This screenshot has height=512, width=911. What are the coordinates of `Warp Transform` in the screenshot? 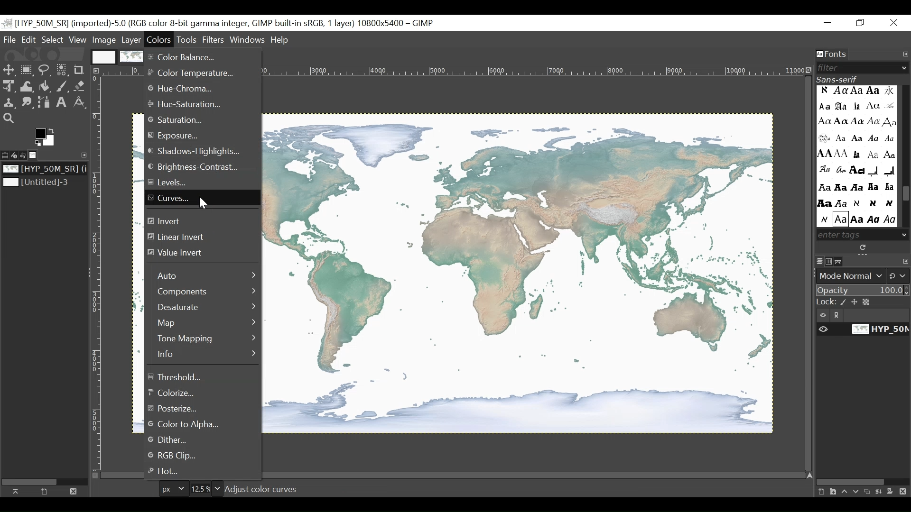 It's located at (28, 87).